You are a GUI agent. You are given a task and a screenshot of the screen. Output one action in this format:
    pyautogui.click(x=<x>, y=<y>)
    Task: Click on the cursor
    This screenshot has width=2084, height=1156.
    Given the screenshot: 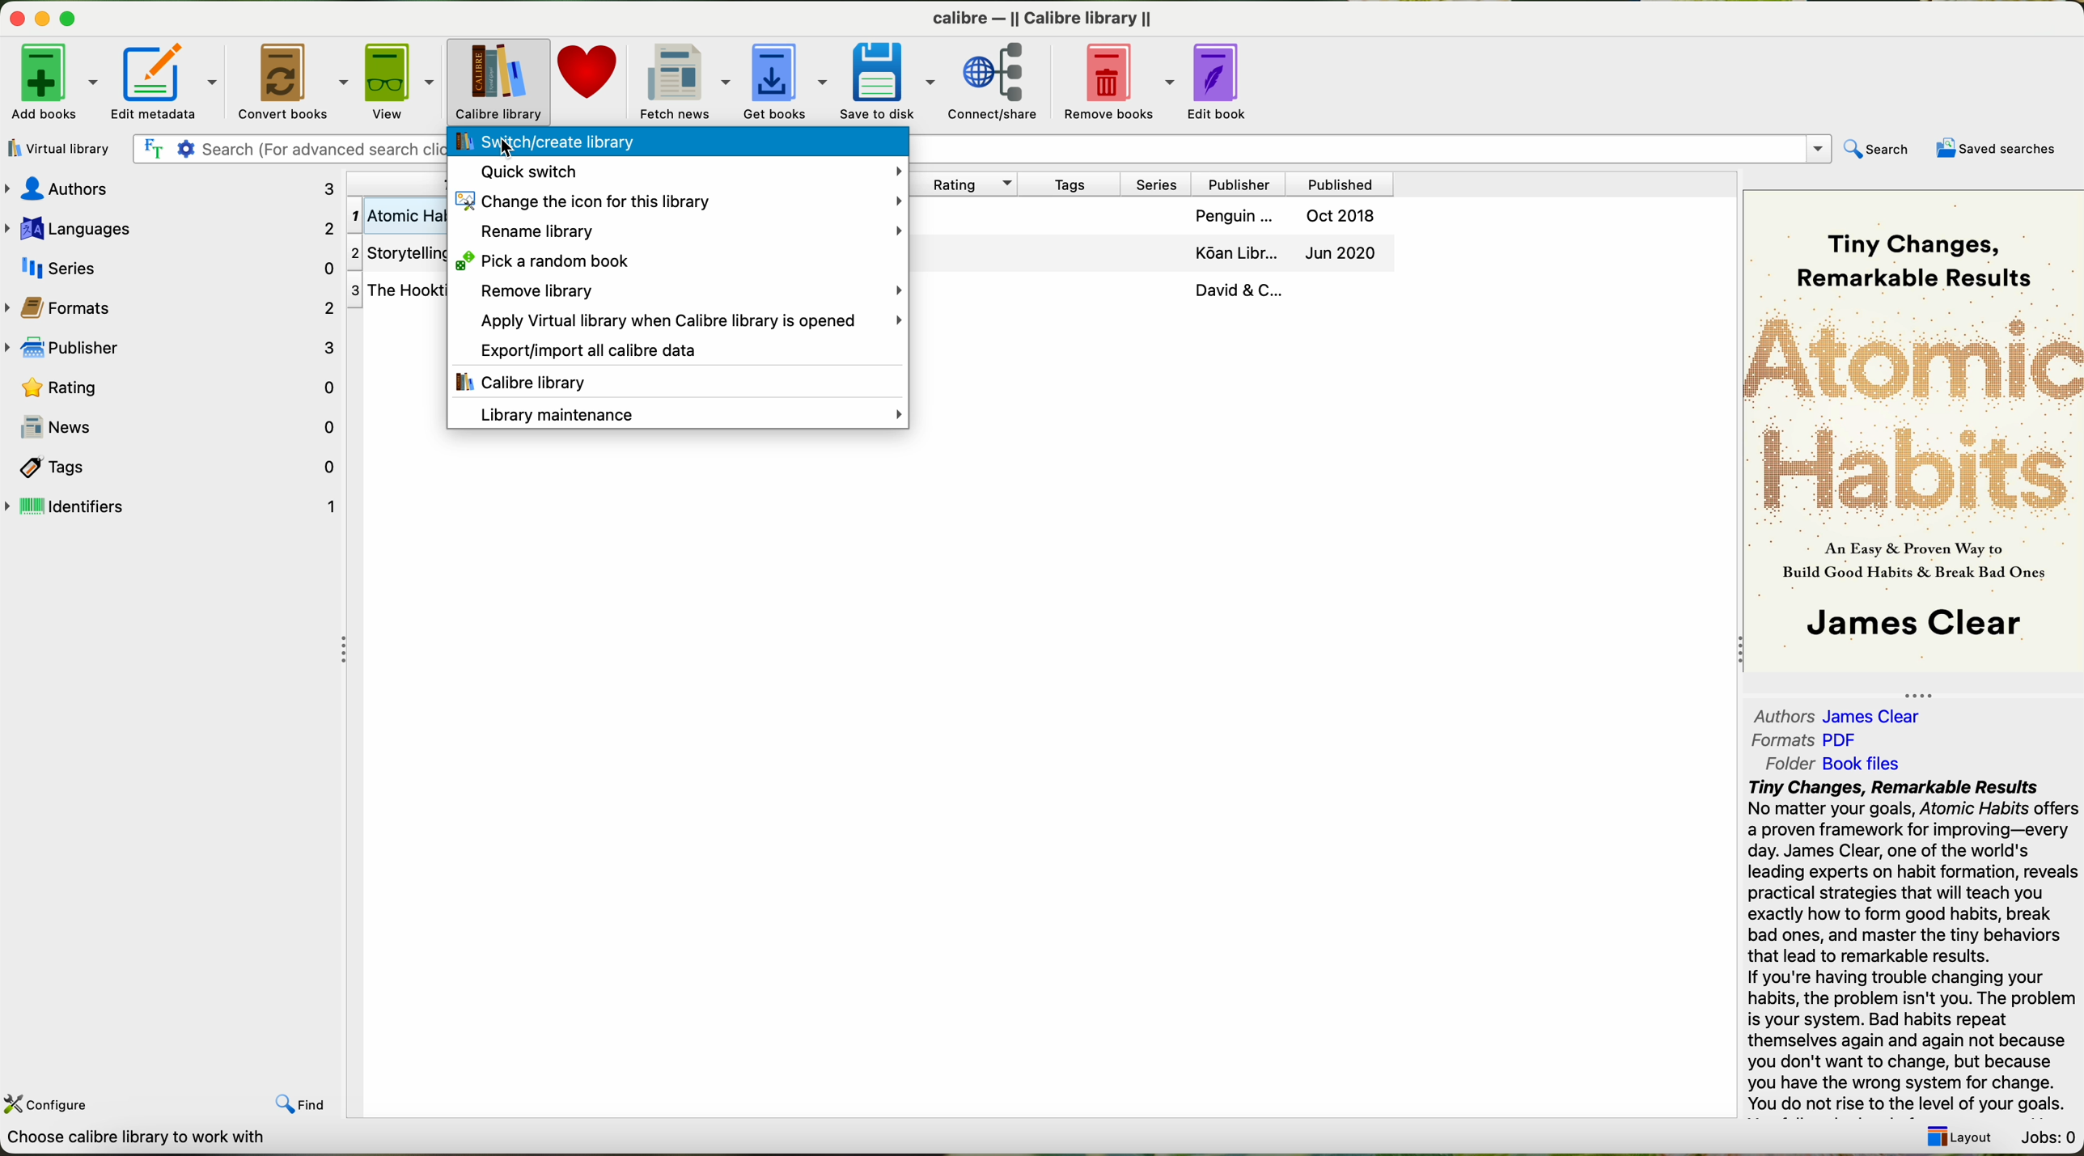 What is the action you would take?
    pyautogui.click(x=508, y=144)
    